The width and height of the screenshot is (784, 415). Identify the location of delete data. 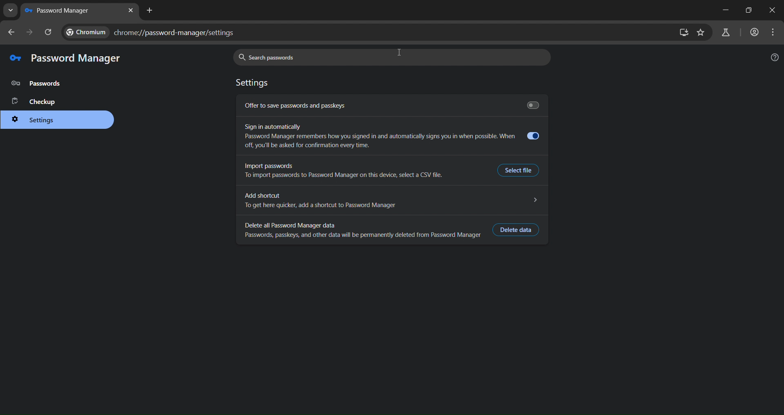
(516, 231).